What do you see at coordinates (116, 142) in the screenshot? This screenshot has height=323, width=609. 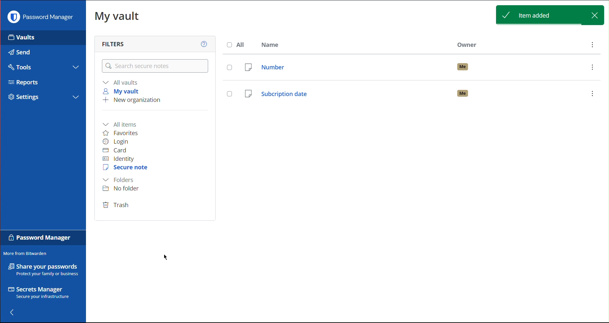 I see `Login` at bounding box center [116, 142].